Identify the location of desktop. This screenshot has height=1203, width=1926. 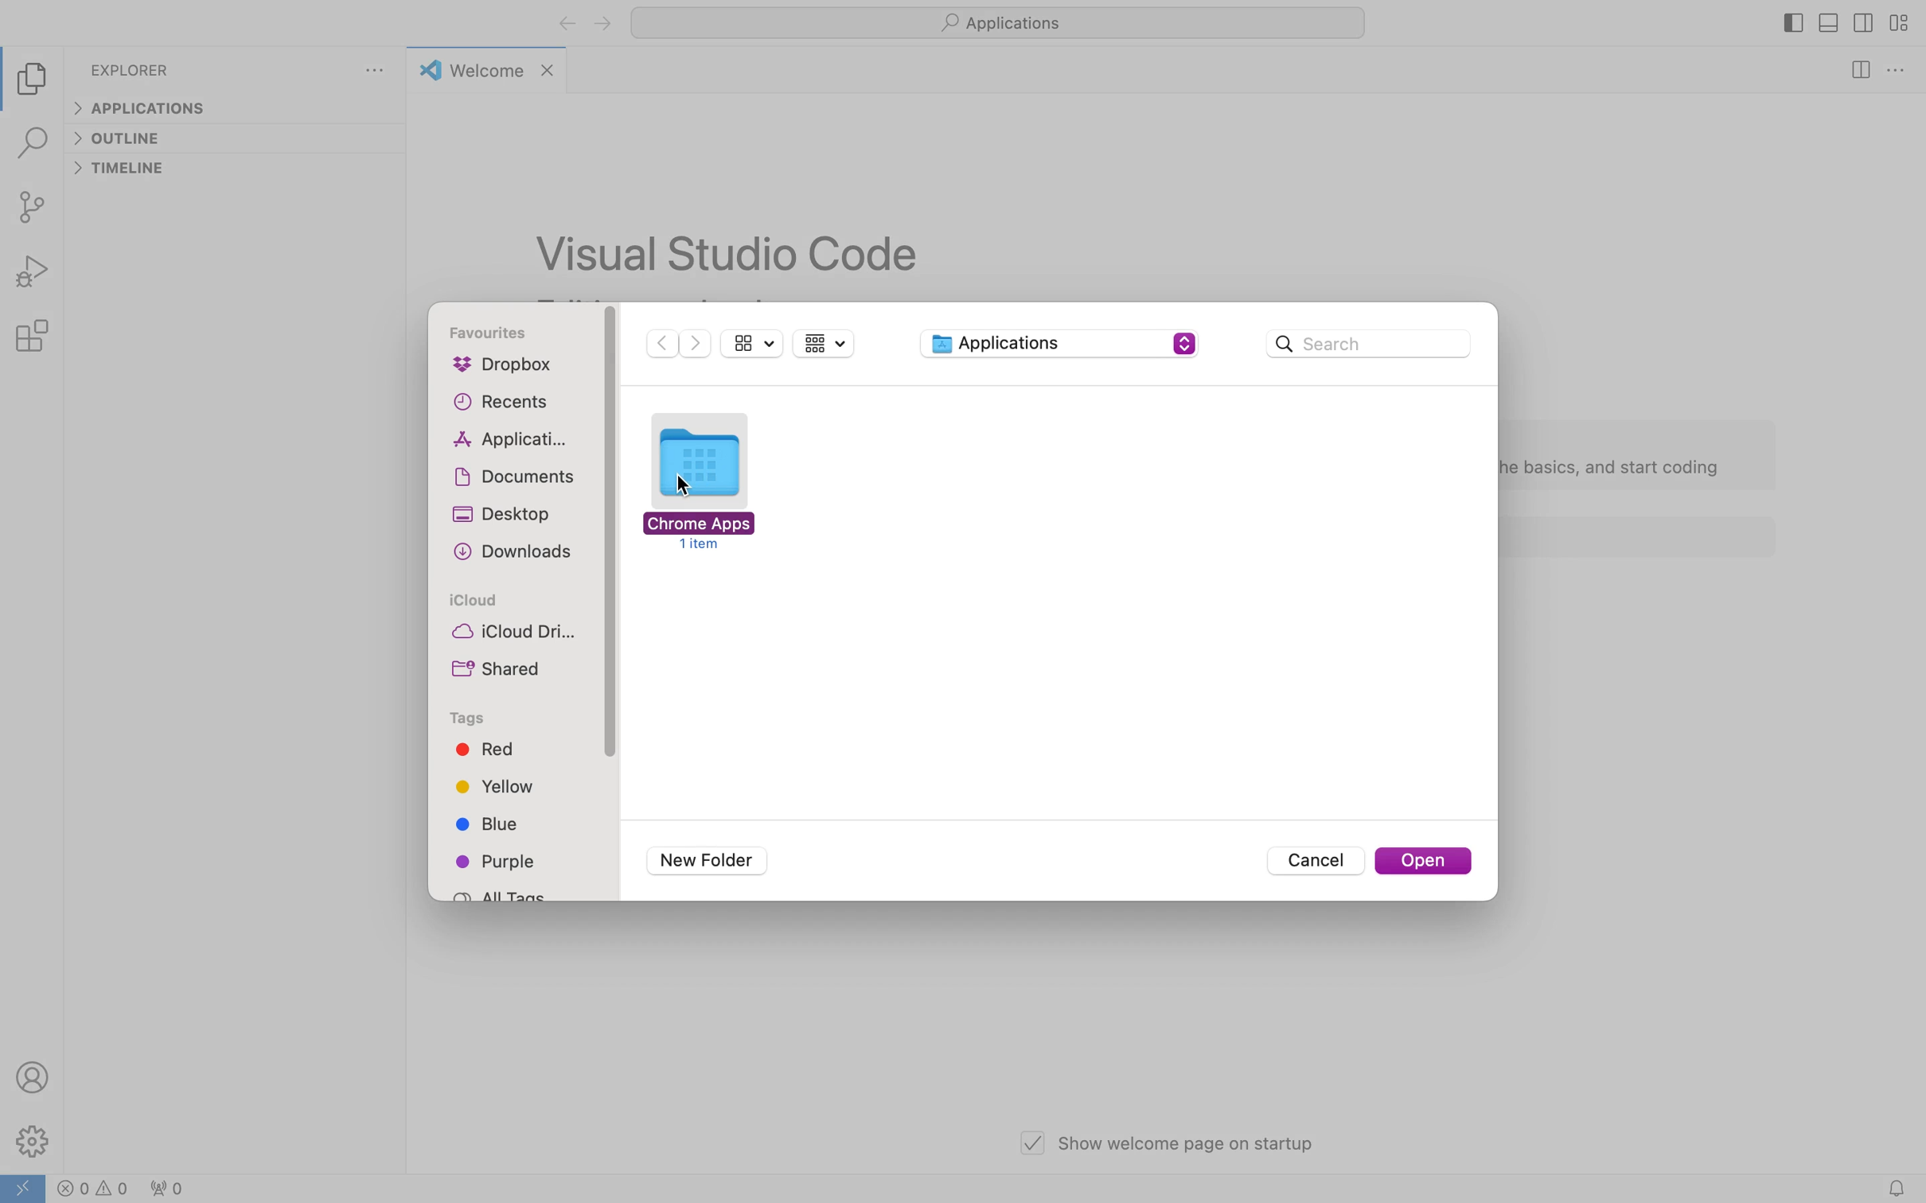
(506, 515).